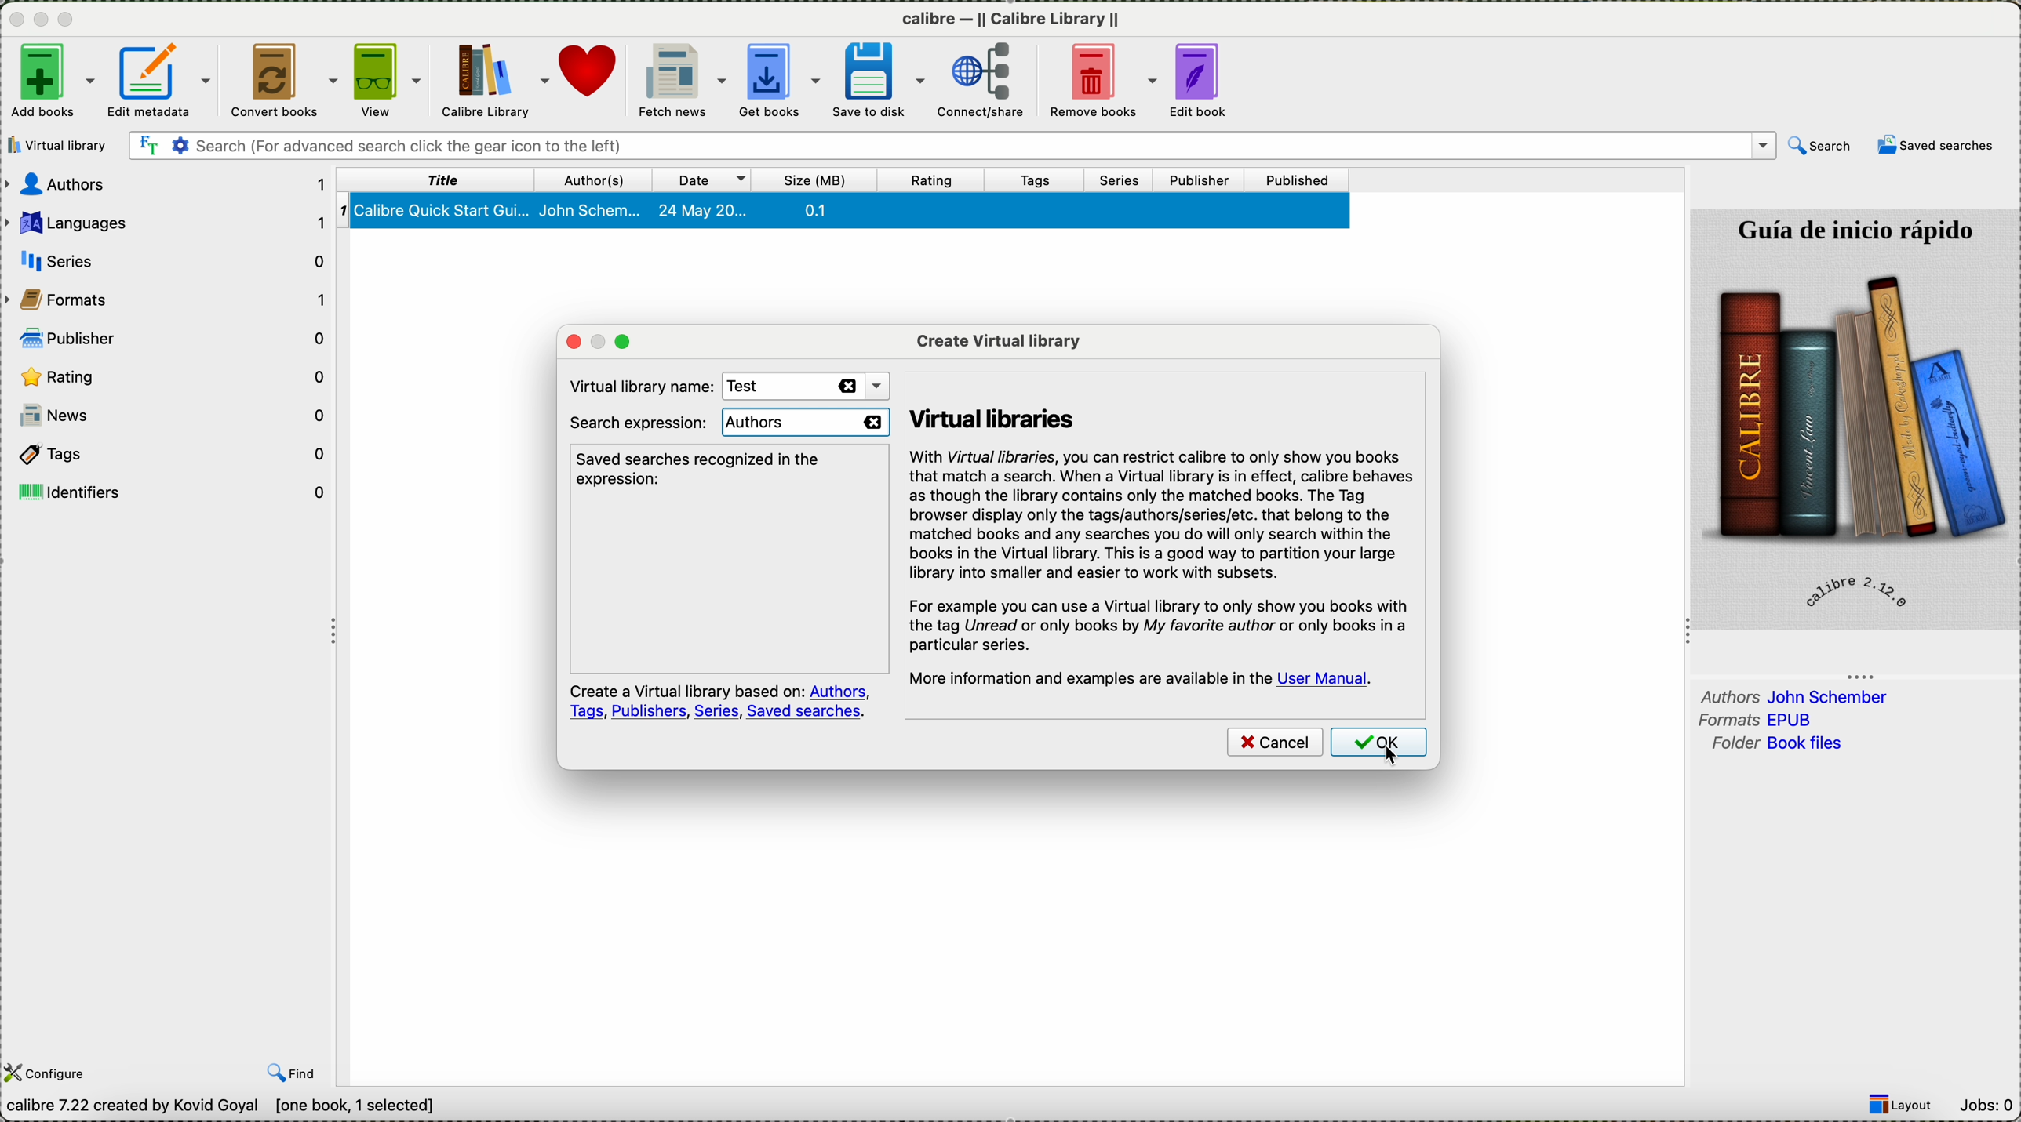 The image size is (2021, 1122). Describe the element at coordinates (992, 82) in the screenshot. I see `connect/share` at that location.